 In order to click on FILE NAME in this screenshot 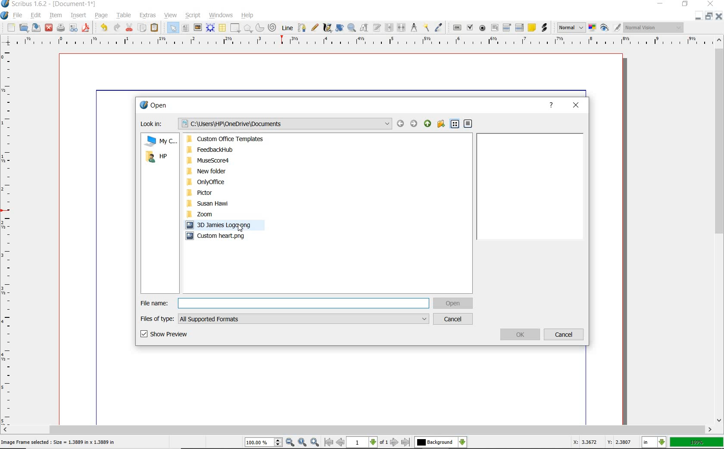, I will do `click(284, 303)`.